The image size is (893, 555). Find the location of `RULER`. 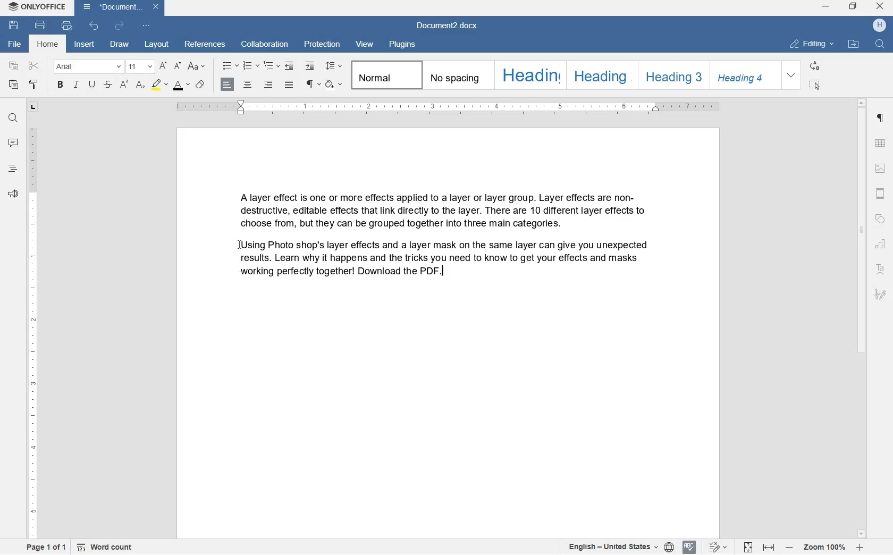

RULER is located at coordinates (456, 108).